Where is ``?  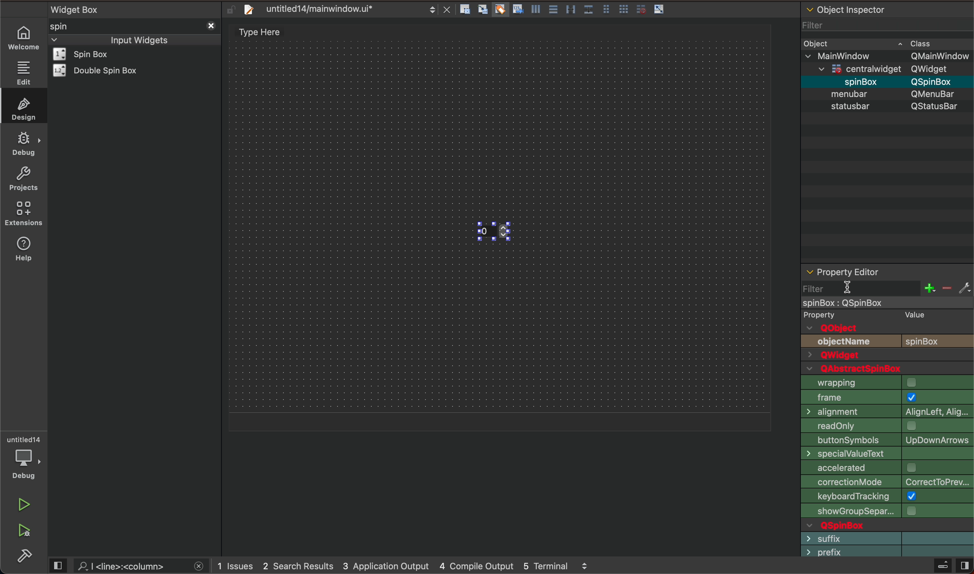  is located at coordinates (939, 56).